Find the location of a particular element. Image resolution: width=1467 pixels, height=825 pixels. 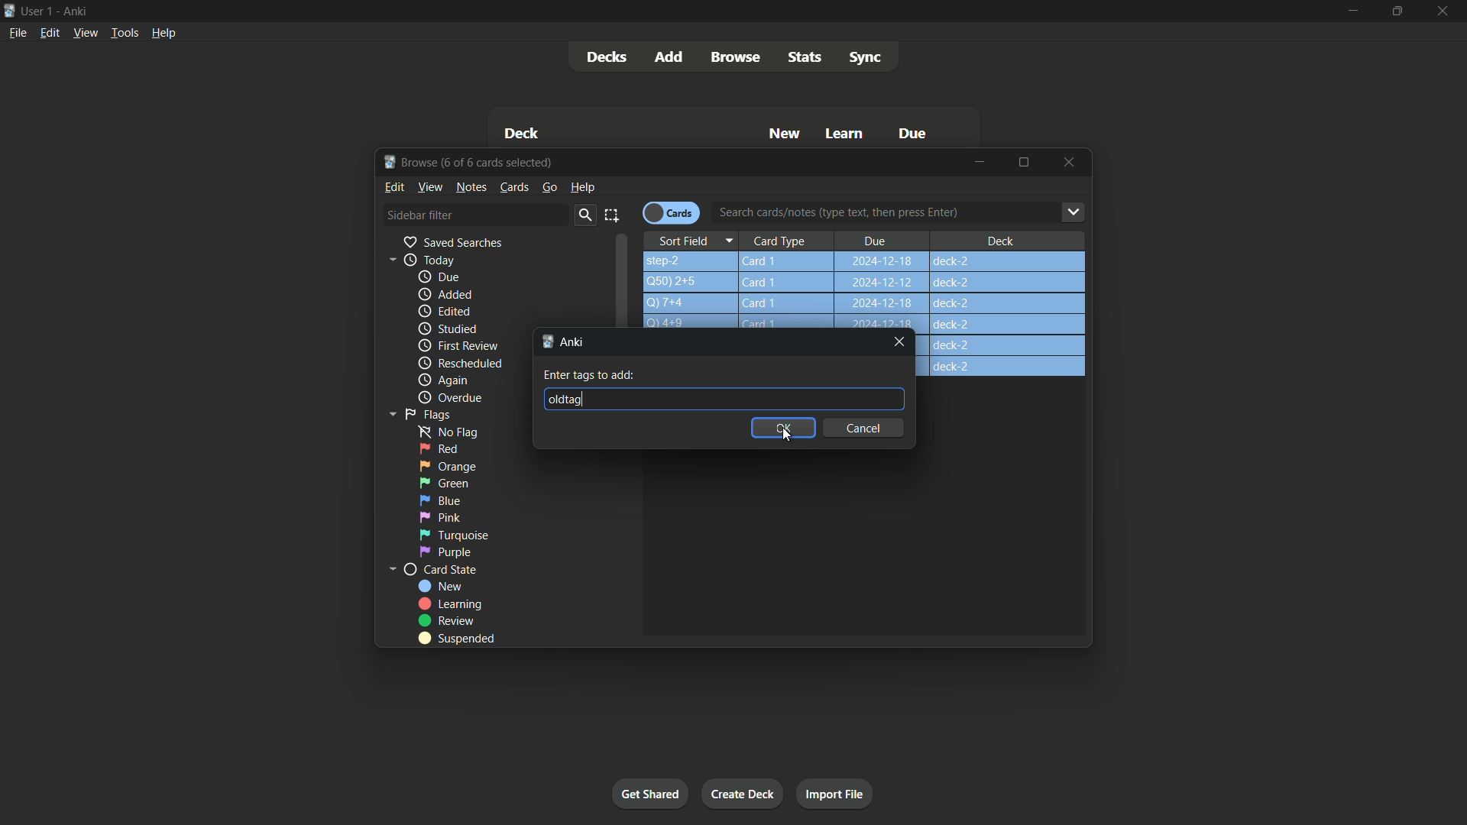

Maximize is located at coordinates (1395, 11).